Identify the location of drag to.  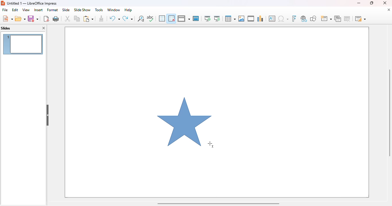
(211, 144).